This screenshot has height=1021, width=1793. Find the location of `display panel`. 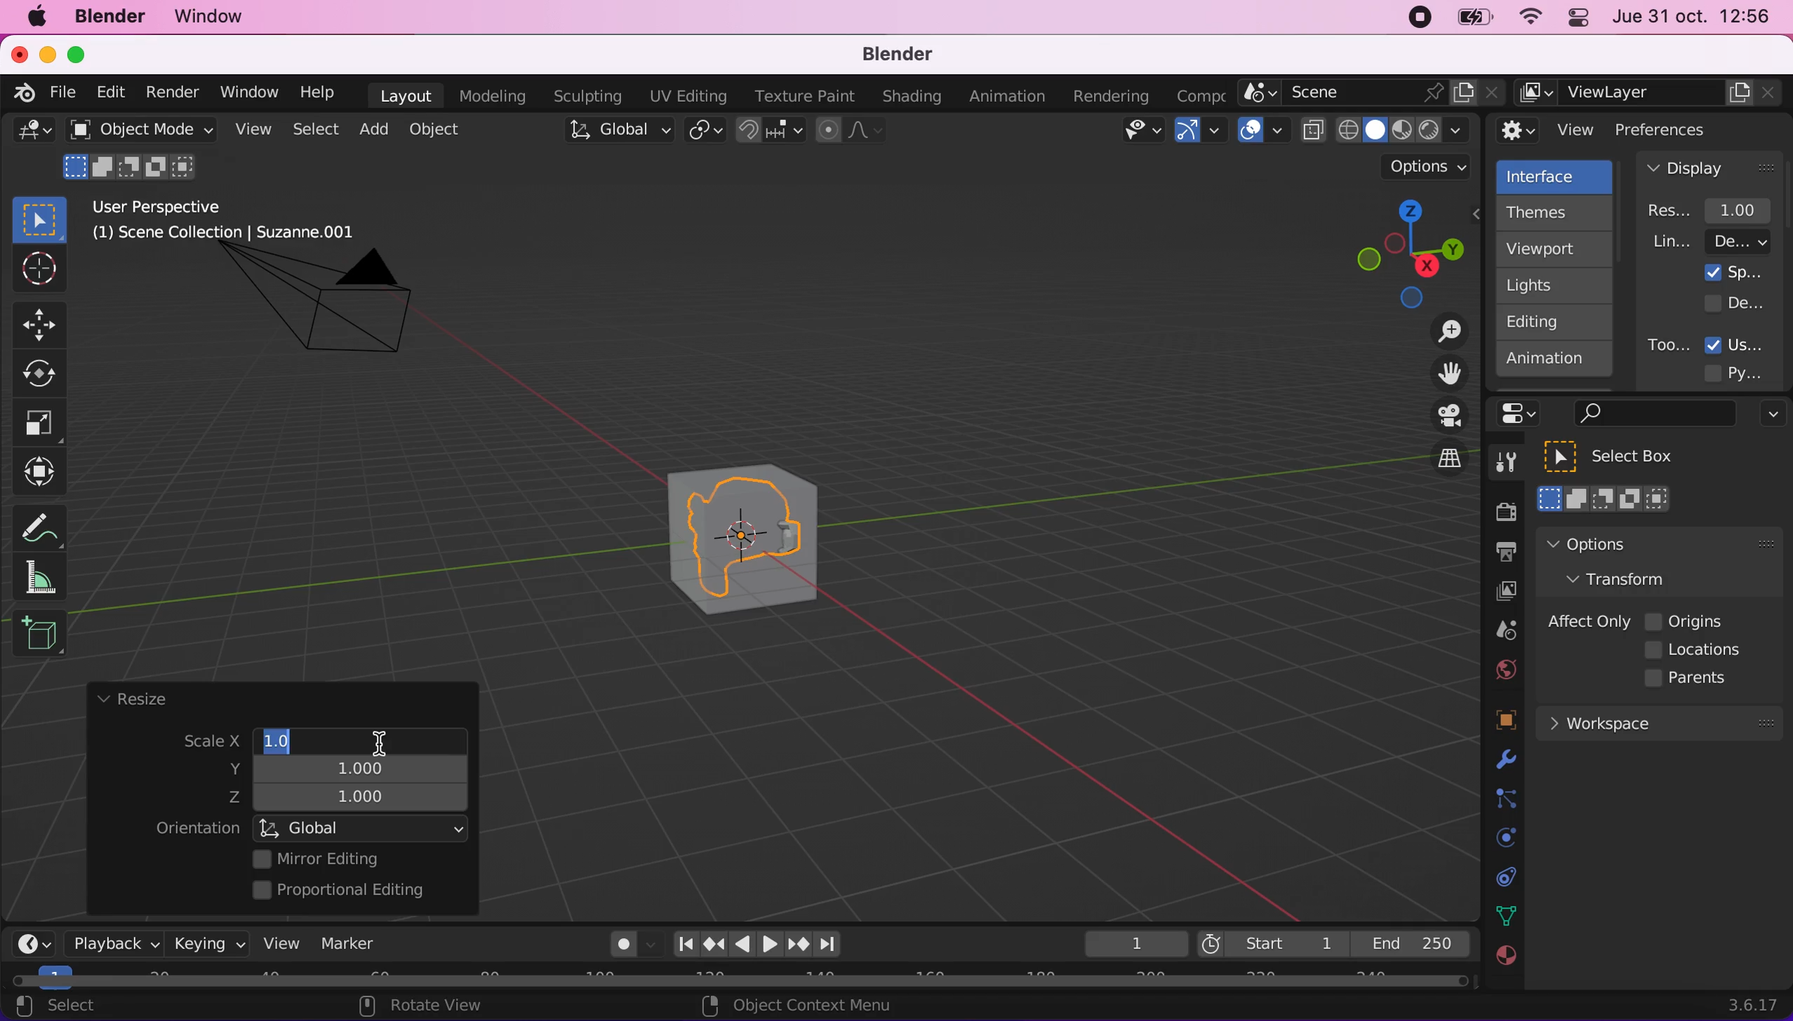

display panel is located at coordinates (1710, 167).